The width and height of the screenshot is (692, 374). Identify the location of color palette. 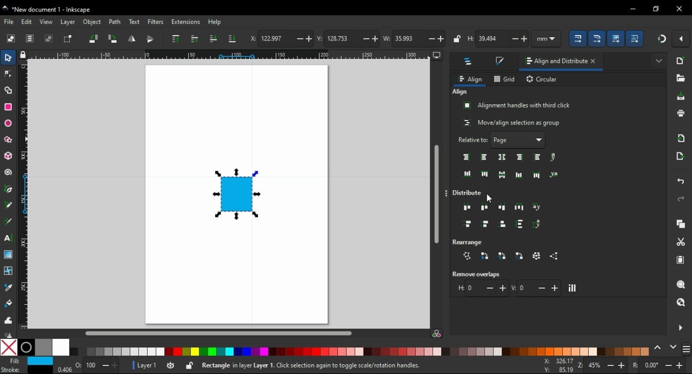
(361, 352).